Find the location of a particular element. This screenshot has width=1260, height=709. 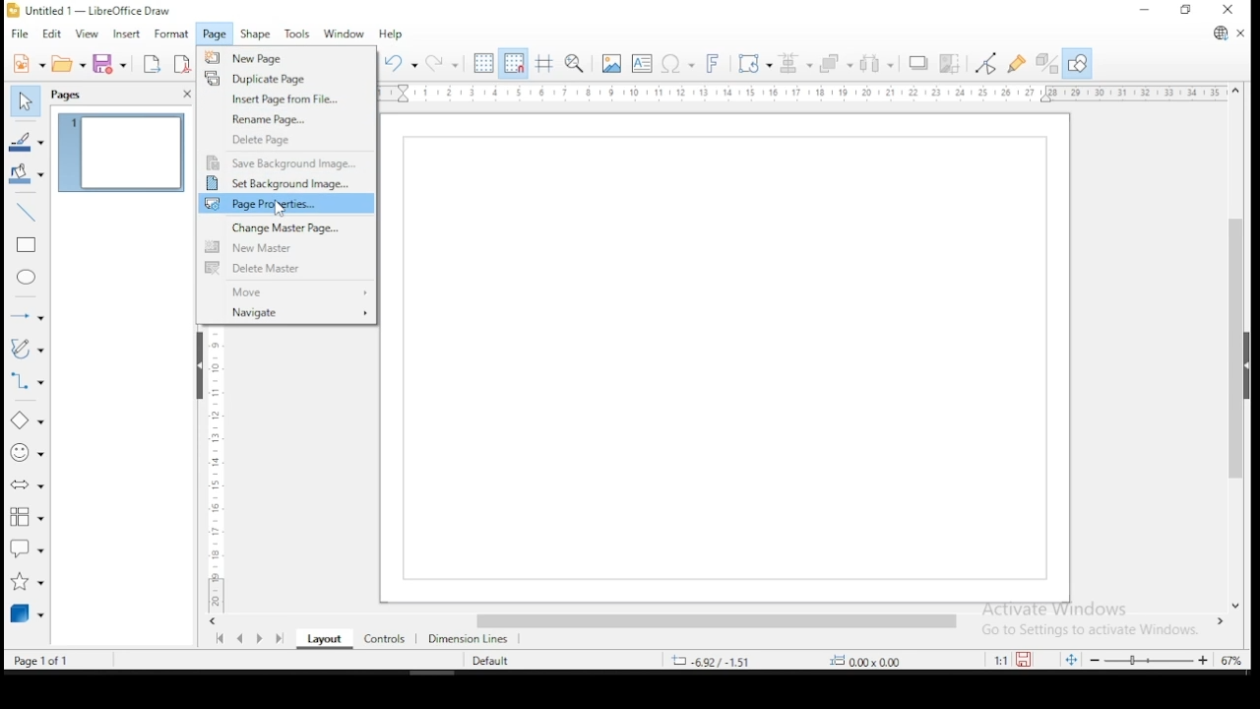

export as pdf is located at coordinates (180, 65).